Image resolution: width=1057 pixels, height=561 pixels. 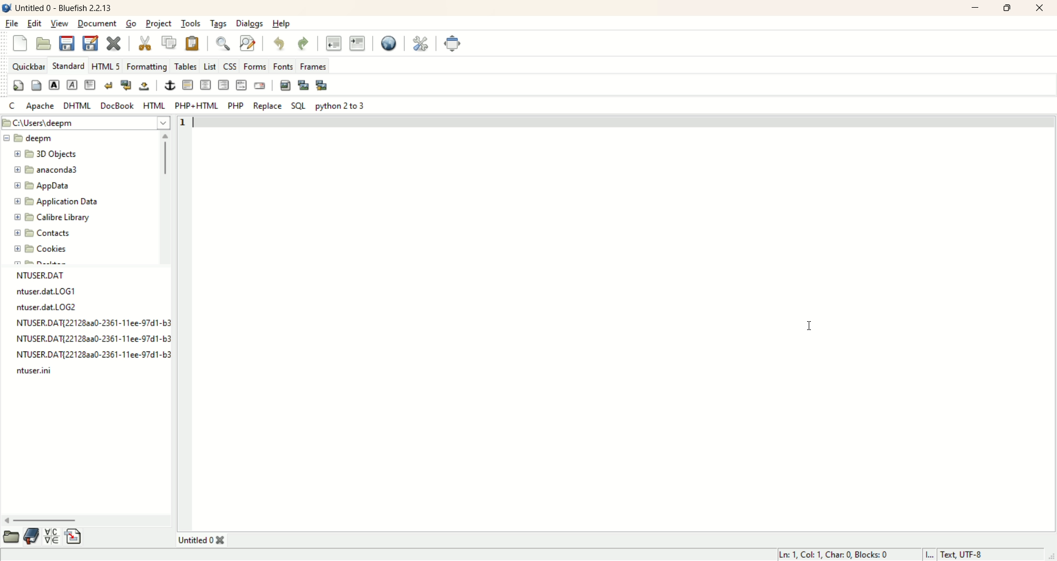 I want to click on anchor/hyperlink, so click(x=170, y=86).